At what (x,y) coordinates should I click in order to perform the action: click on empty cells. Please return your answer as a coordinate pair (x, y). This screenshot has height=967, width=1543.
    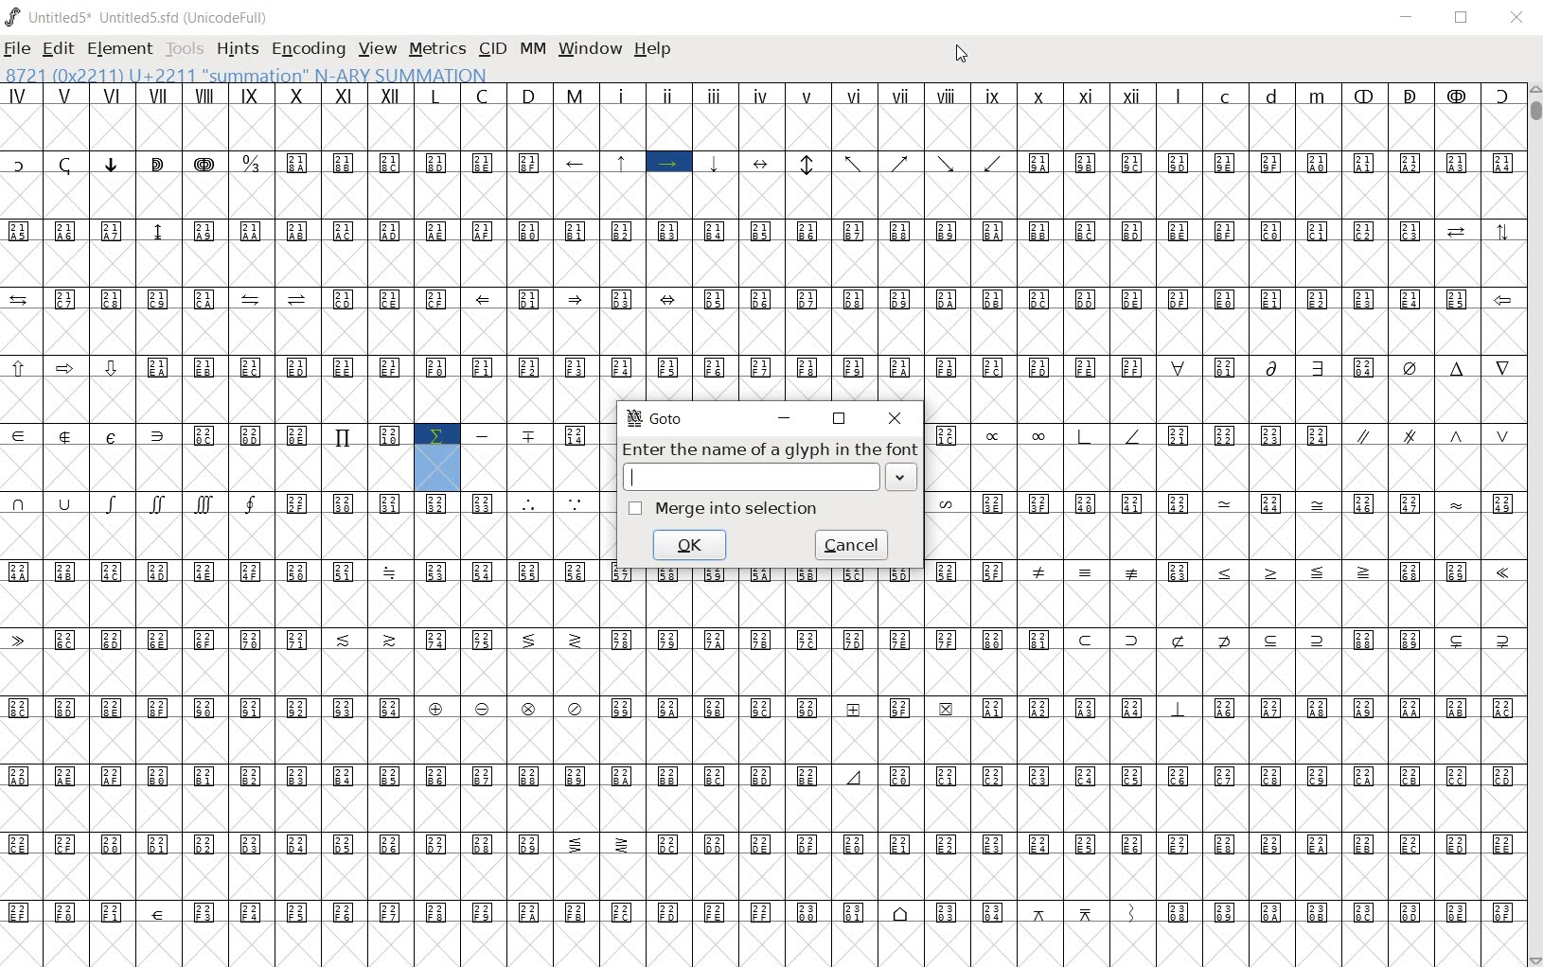
    Looking at the image, I should click on (763, 264).